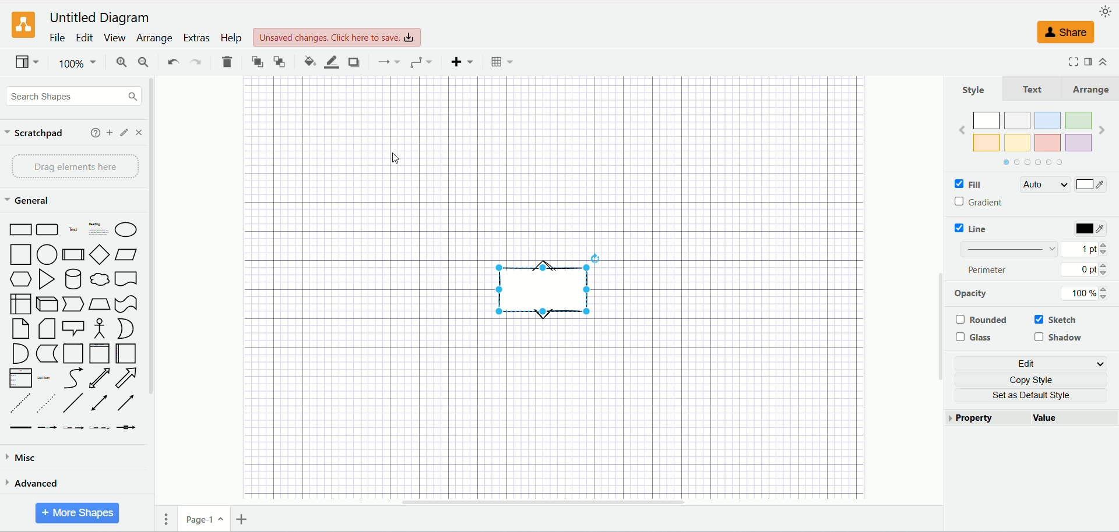 This screenshot has height=532, width=1119. What do you see at coordinates (20, 253) in the screenshot?
I see `Square` at bounding box center [20, 253].